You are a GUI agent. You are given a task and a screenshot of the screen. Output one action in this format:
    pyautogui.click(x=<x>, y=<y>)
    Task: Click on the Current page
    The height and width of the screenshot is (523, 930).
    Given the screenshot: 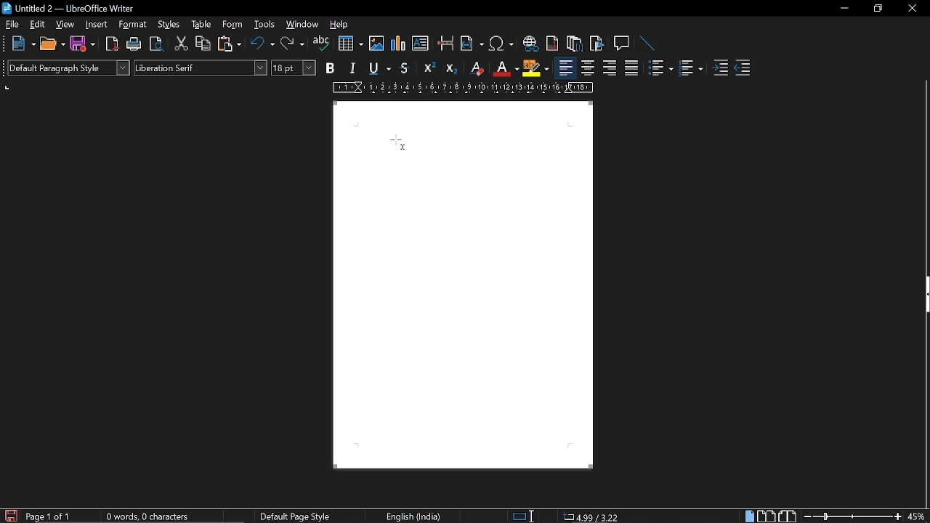 What is the action you would take?
    pyautogui.click(x=463, y=285)
    